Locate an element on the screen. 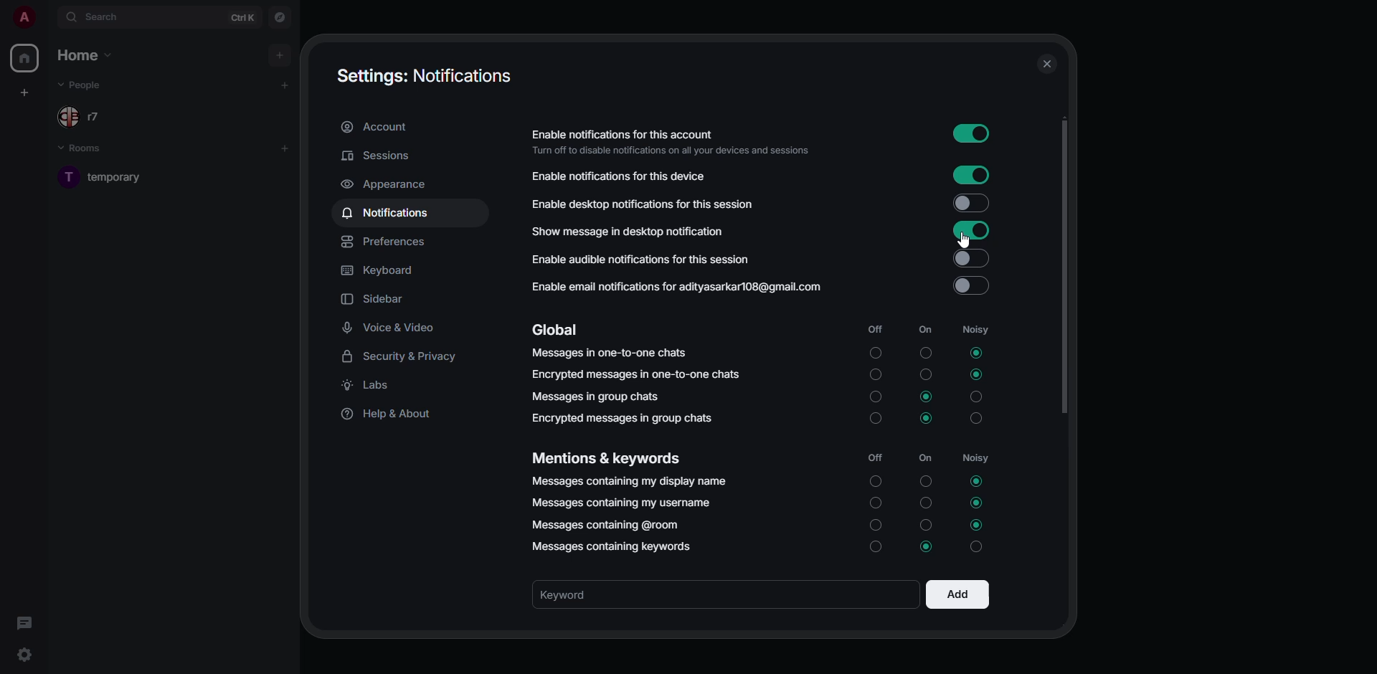 The width and height of the screenshot is (1377, 674). selected is located at coordinates (978, 480).